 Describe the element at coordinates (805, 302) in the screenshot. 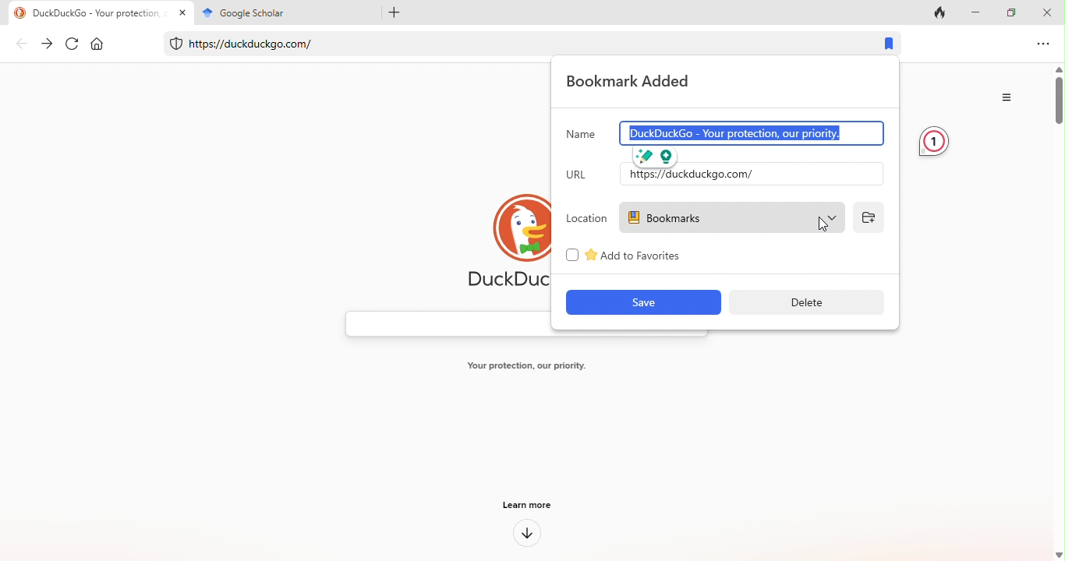

I see `delete` at that location.